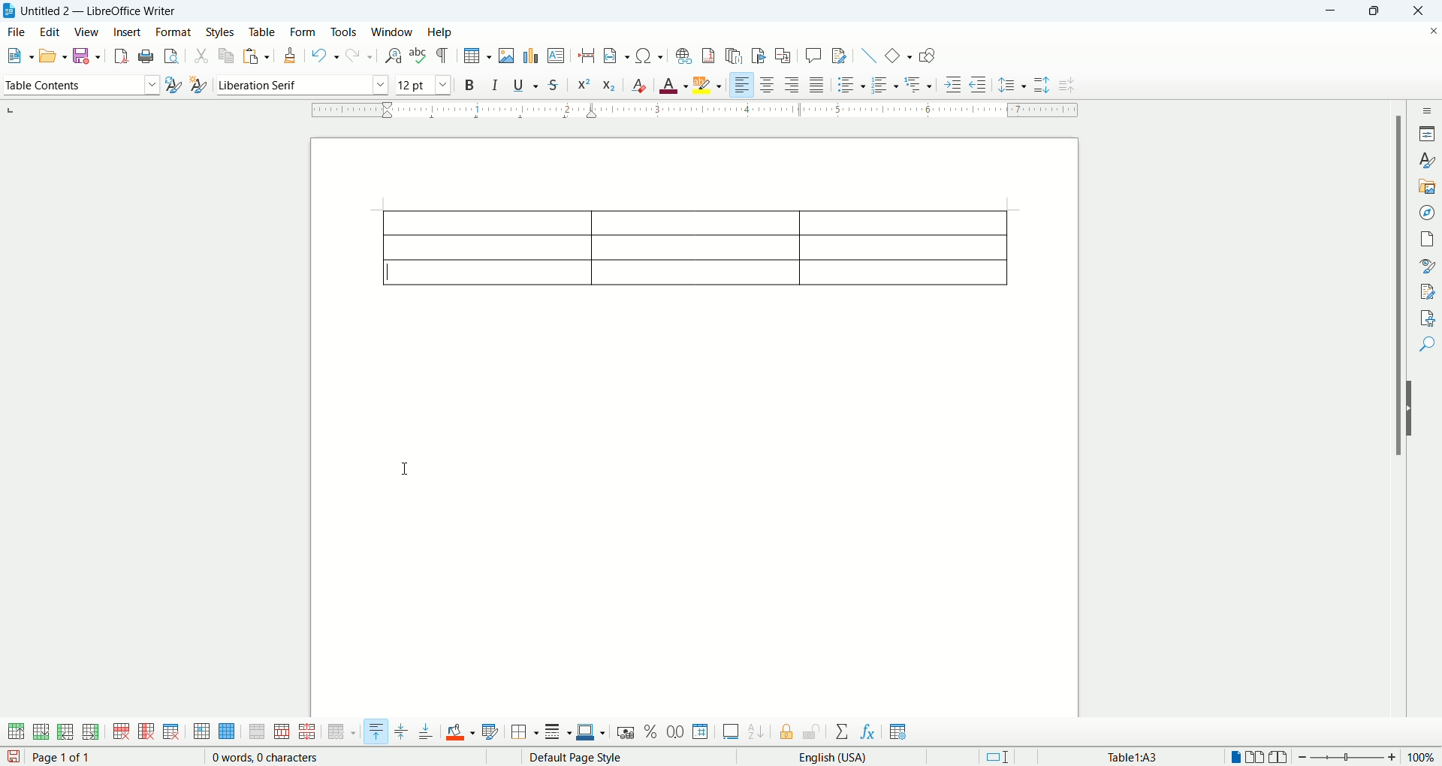 The height and width of the screenshot is (766, 1442). What do you see at coordinates (574, 757) in the screenshot?
I see `default page style` at bounding box center [574, 757].